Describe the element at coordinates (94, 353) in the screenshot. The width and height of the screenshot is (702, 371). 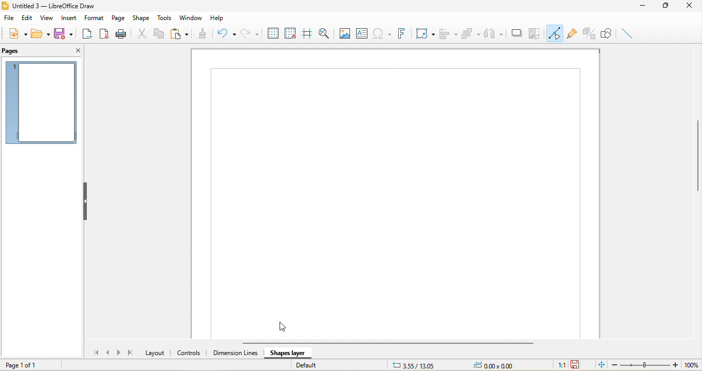
I see `first page` at that location.